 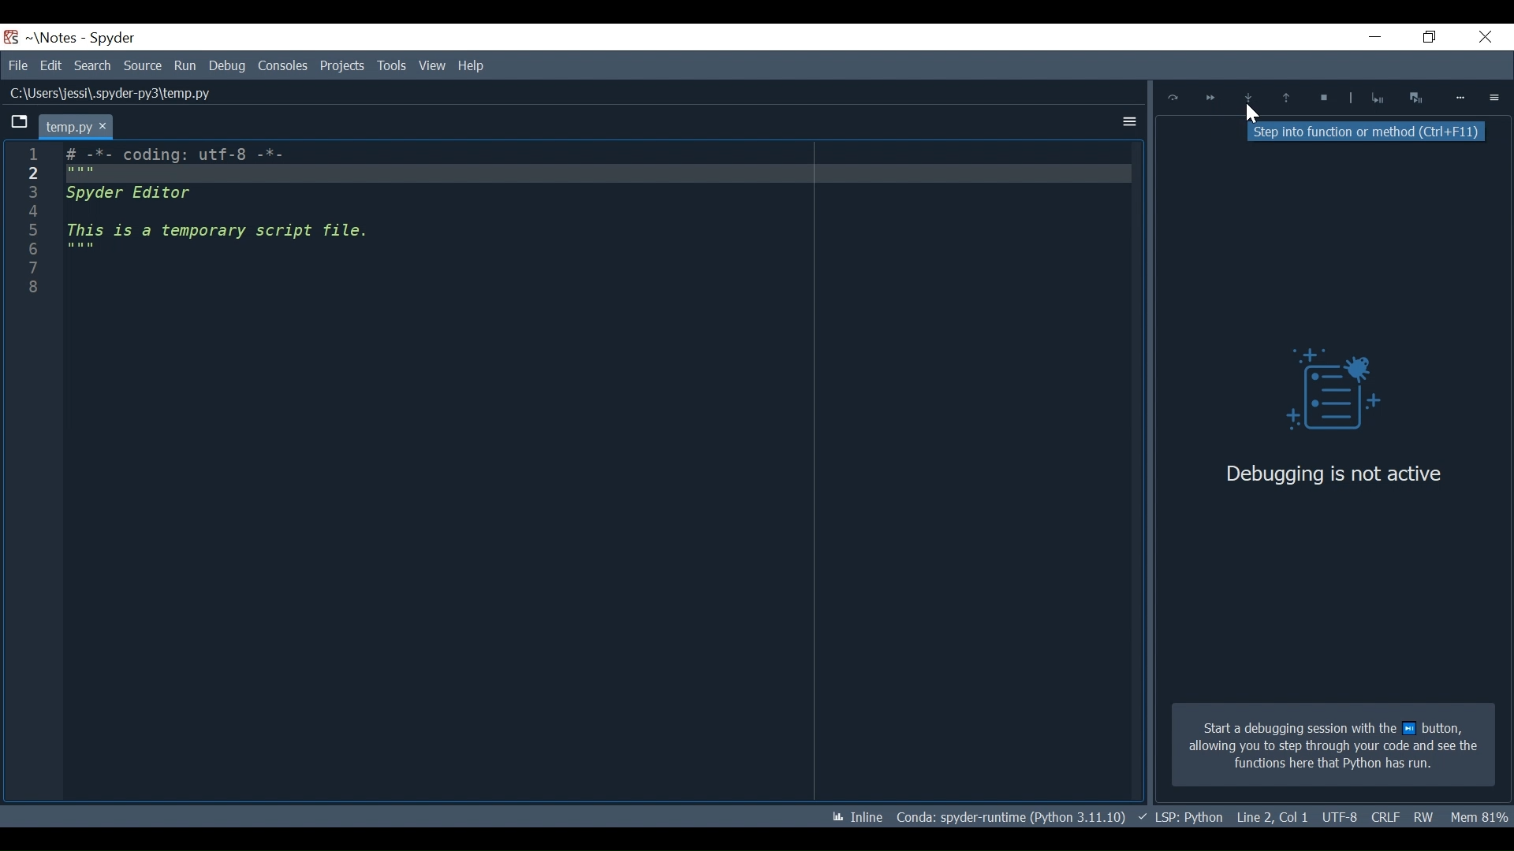 I want to click on Debug, so click(x=1321, y=393).